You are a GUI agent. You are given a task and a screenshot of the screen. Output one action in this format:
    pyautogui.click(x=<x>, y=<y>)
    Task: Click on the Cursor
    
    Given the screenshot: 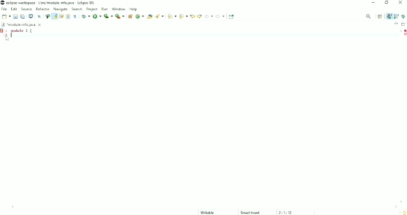 What is the action you would take?
    pyautogui.click(x=7, y=38)
    